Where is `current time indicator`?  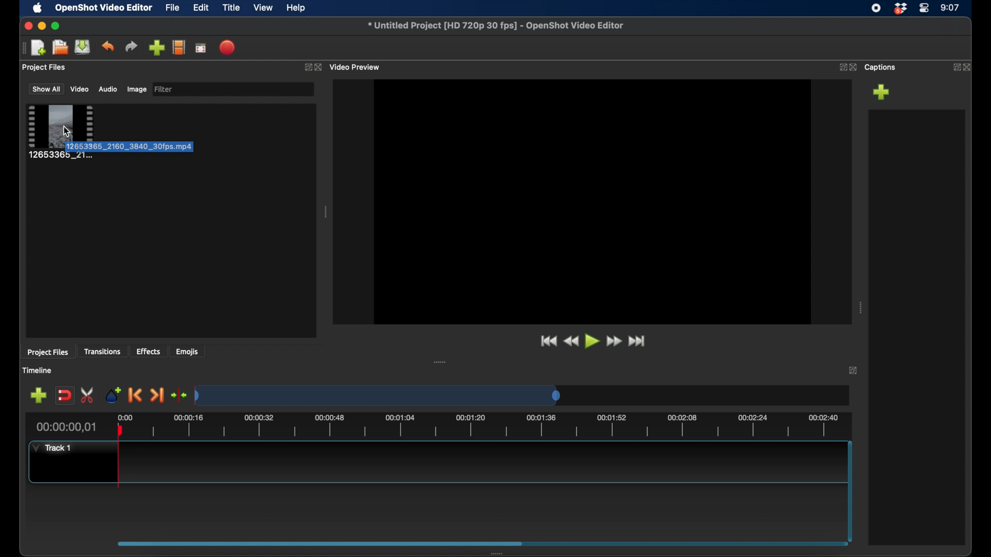
current time indicator is located at coordinates (65, 428).